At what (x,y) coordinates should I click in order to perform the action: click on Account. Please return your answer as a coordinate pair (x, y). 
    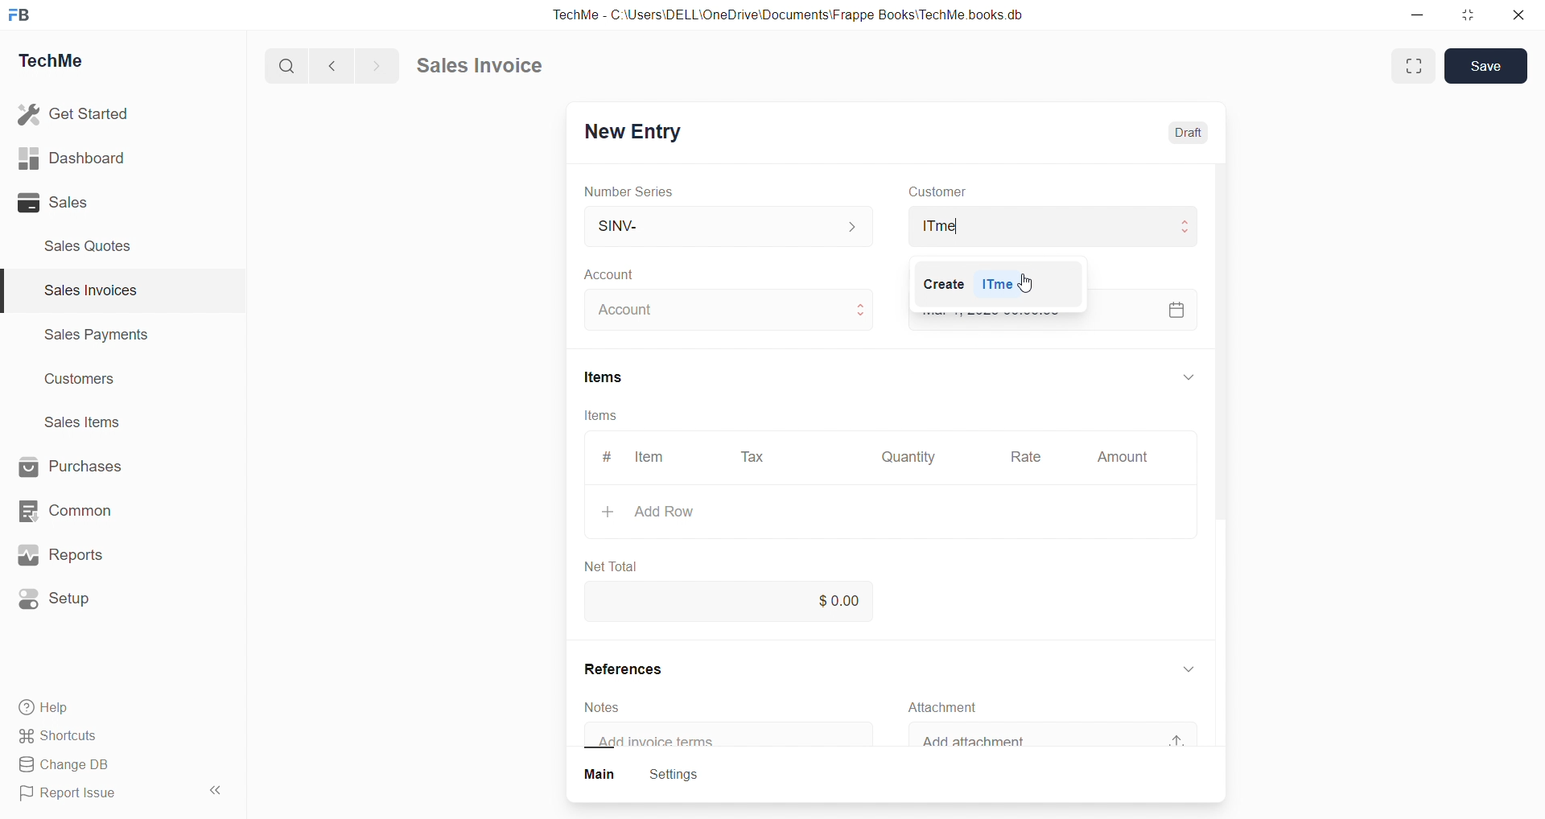
    Looking at the image, I should click on (634, 311).